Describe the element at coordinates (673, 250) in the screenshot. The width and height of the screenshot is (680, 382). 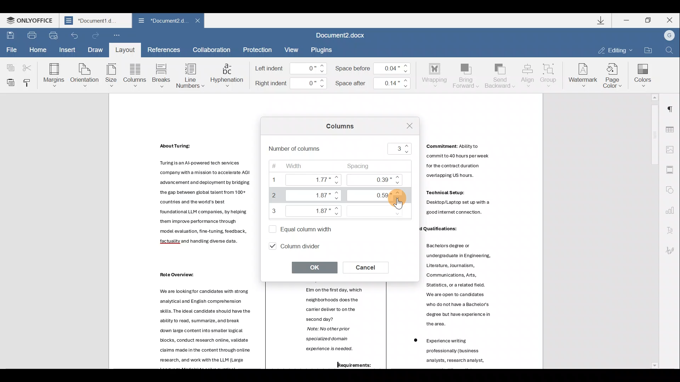
I see `Signature settings` at that location.